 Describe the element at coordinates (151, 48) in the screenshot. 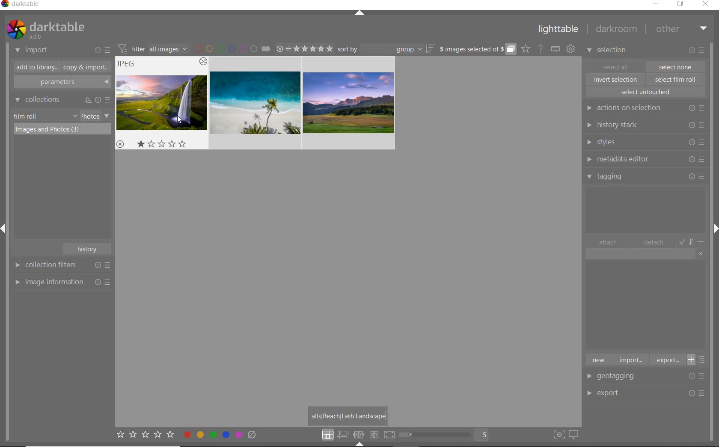

I see `filter images based on their module order` at that location.